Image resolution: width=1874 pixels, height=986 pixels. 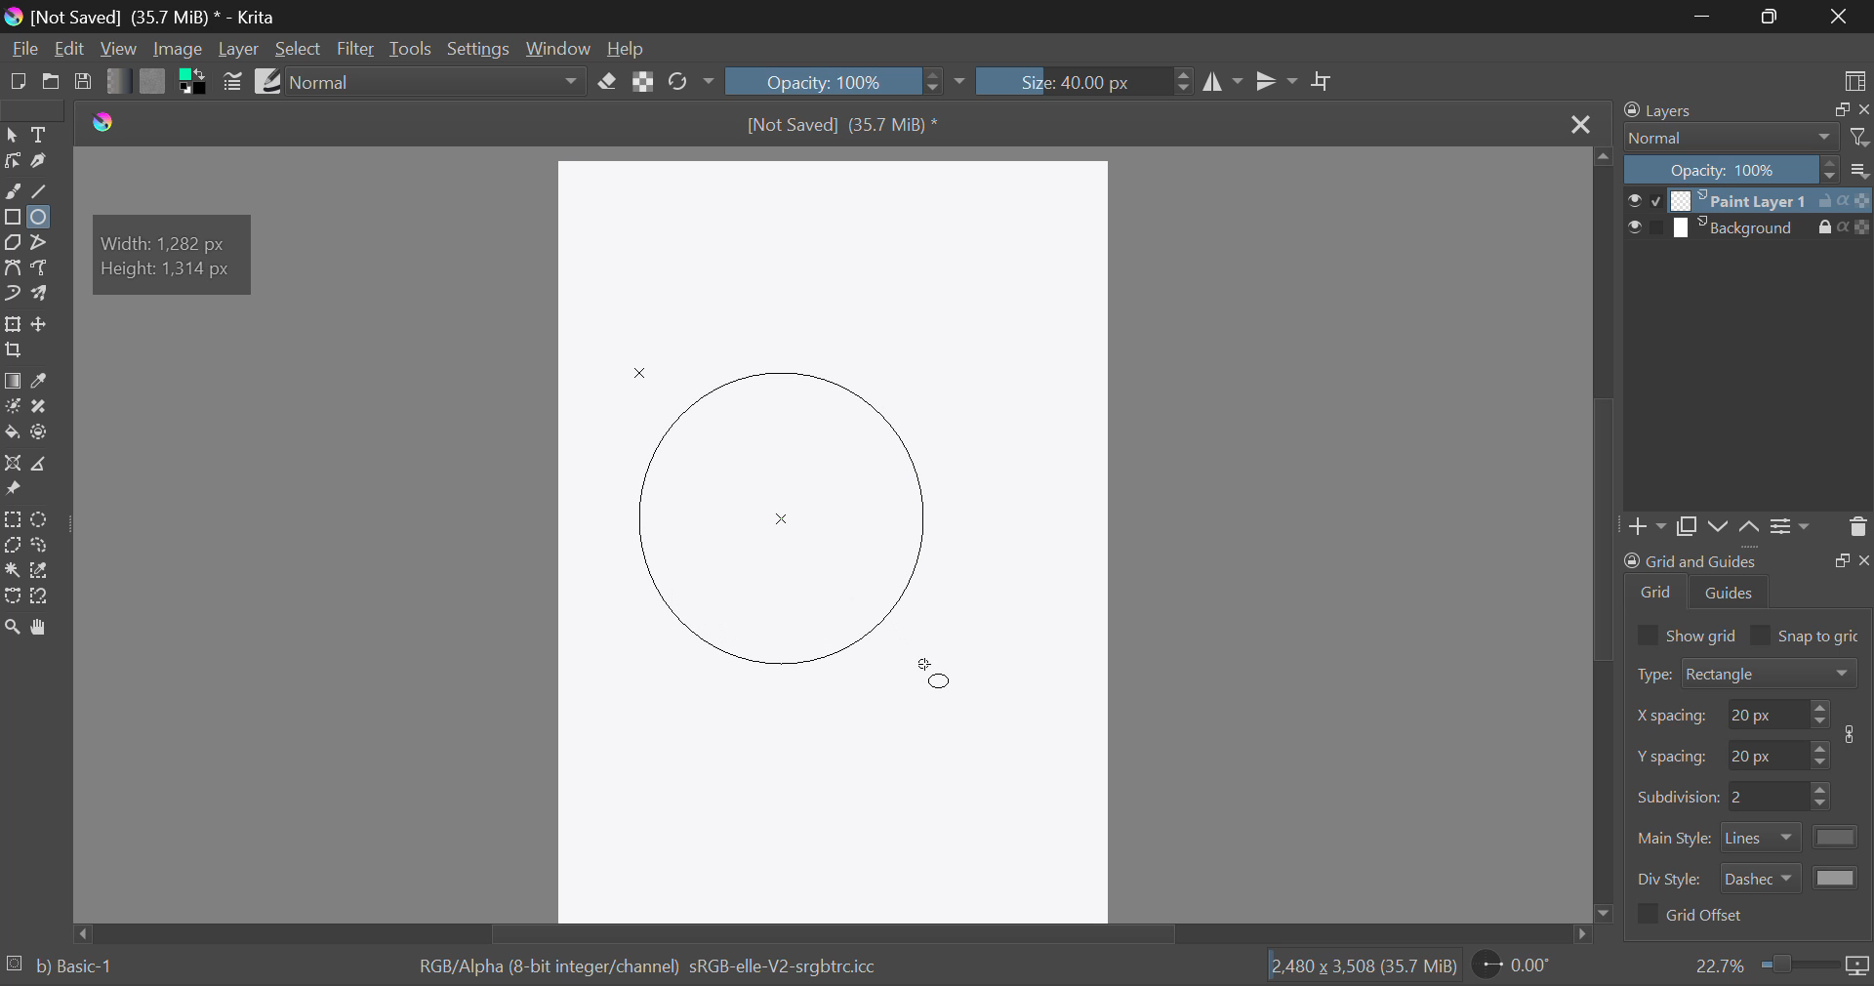 I want to click on File Name & Size, so click(x=848, y=126).